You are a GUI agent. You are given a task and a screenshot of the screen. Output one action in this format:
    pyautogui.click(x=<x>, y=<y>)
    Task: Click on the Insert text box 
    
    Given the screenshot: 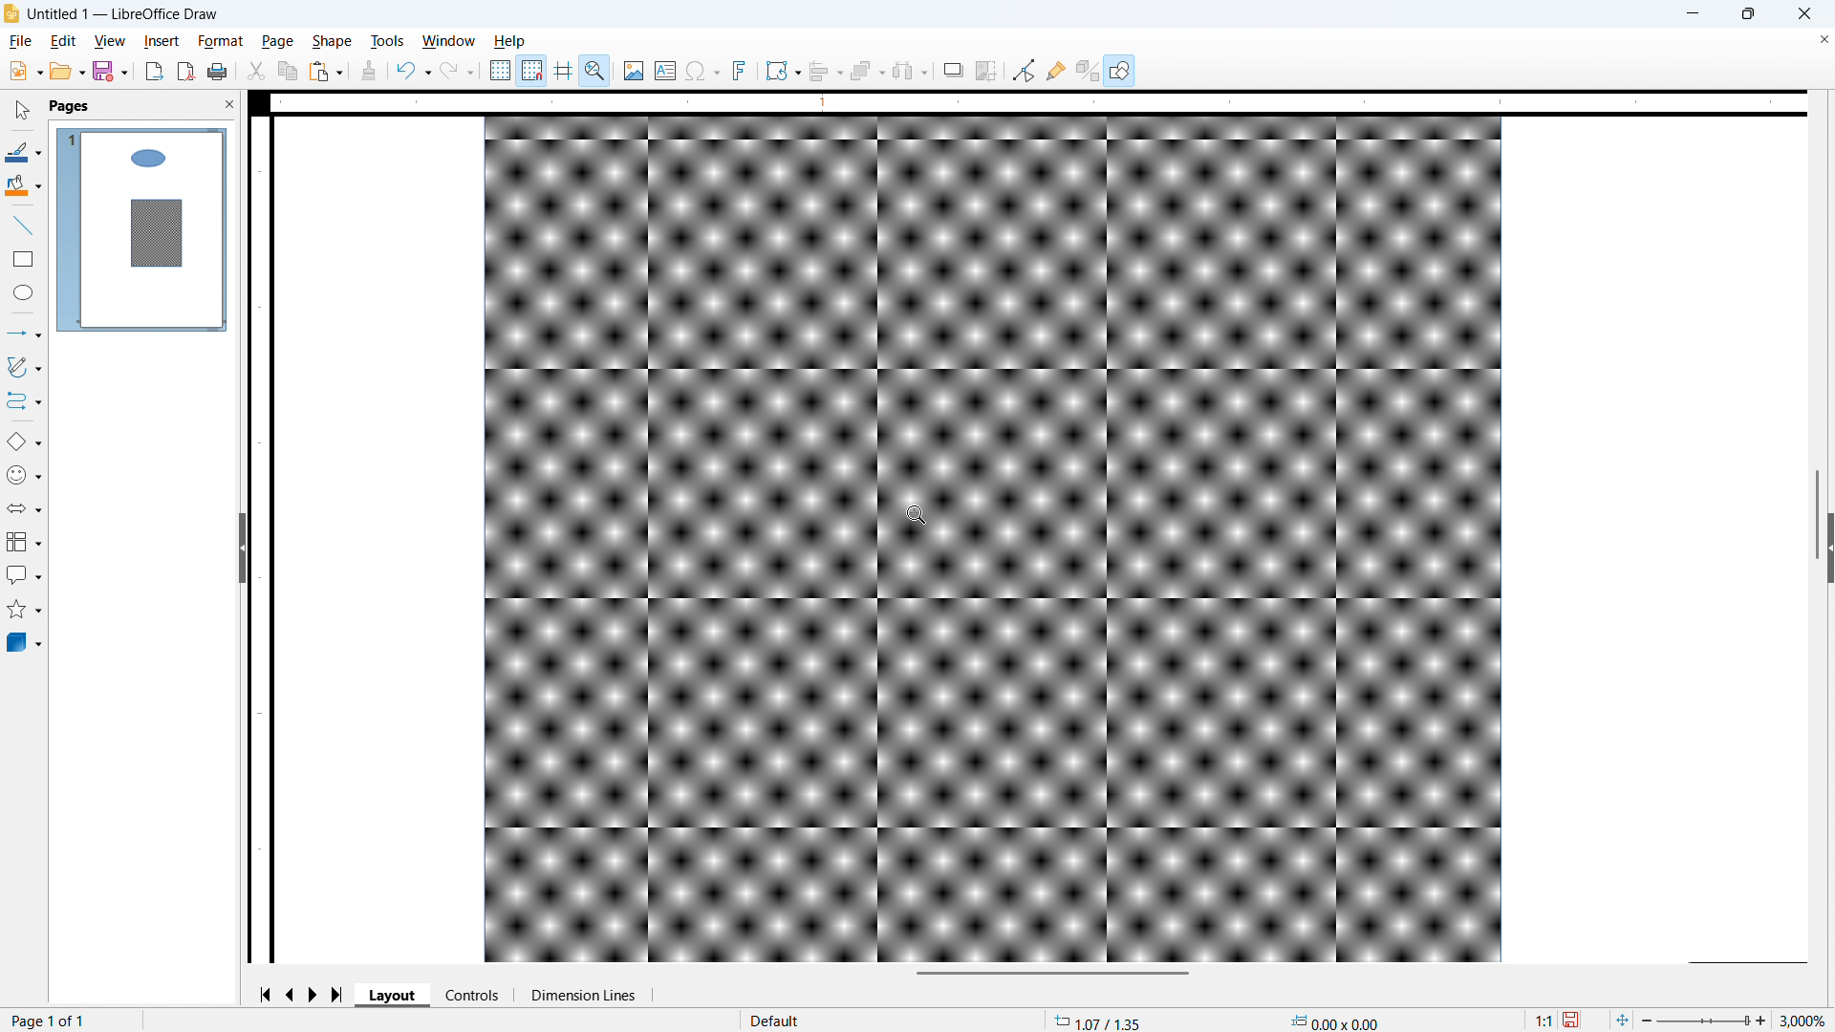 What is the action you would take?
    pyautogui.click(x=665, y=70)
    